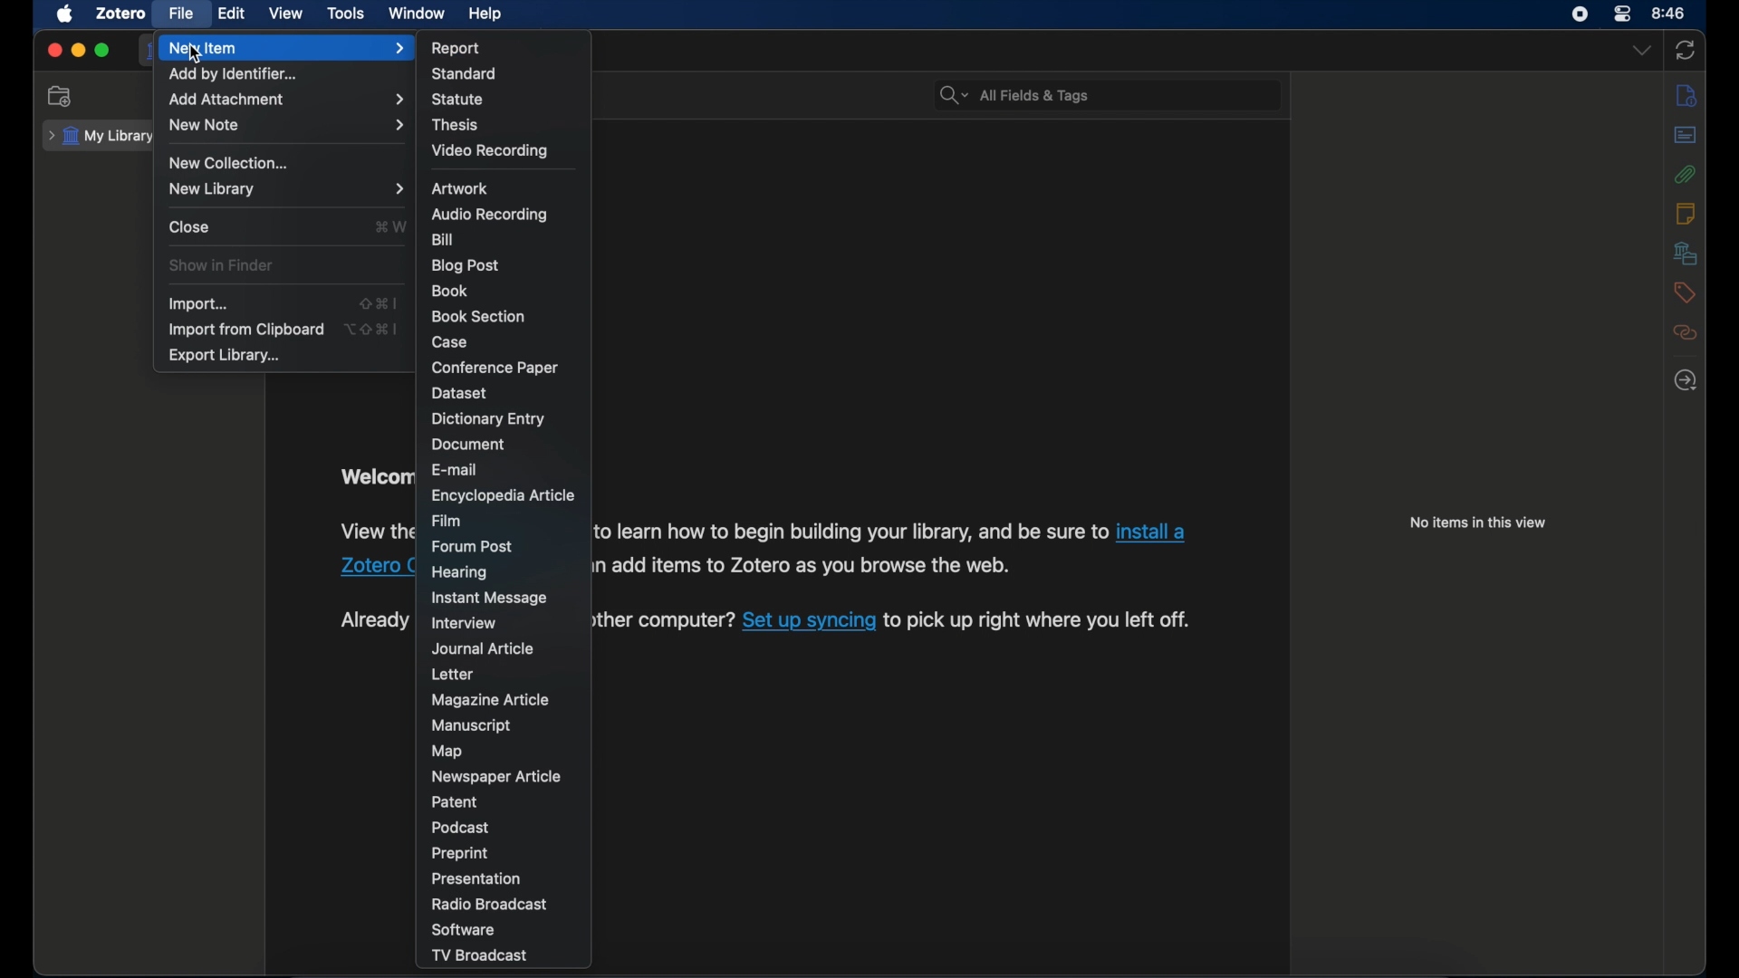  Describe the element at coordinates (1641, 51) in the screenshot. I see `dropdown` at that location.